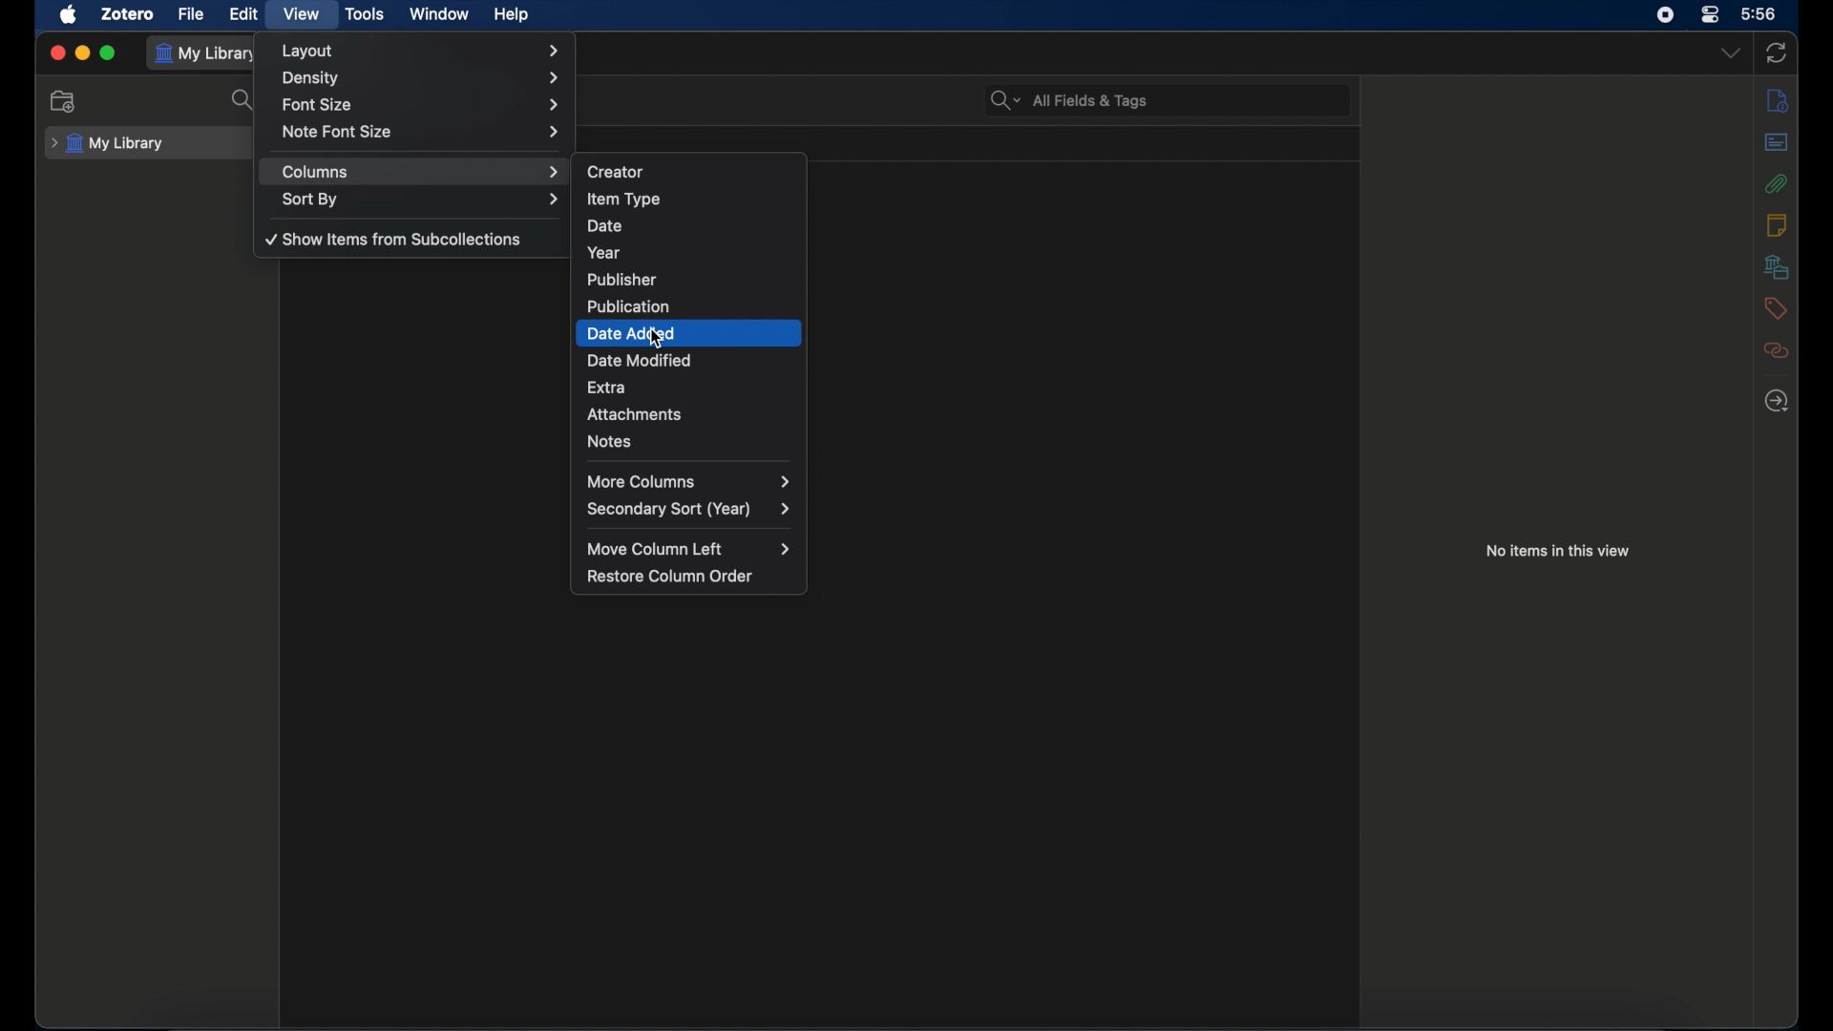  Describe the element at coordinates (1777, 141) in the screenshot. I see `abstract` at that location.